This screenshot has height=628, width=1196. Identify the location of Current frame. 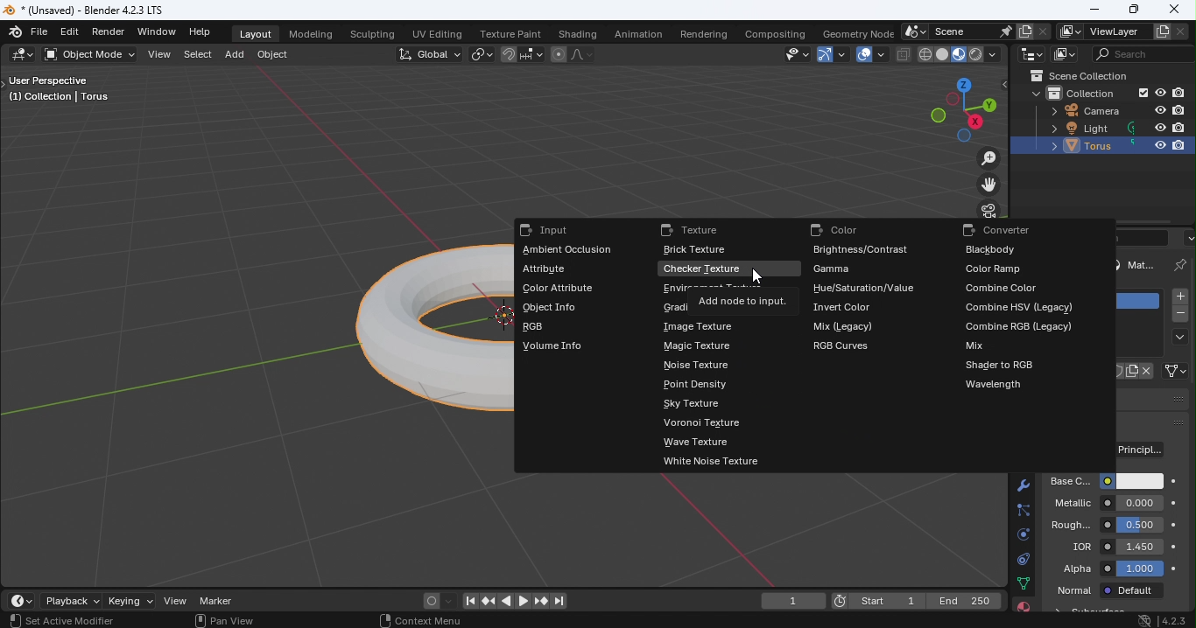
(841, 602).